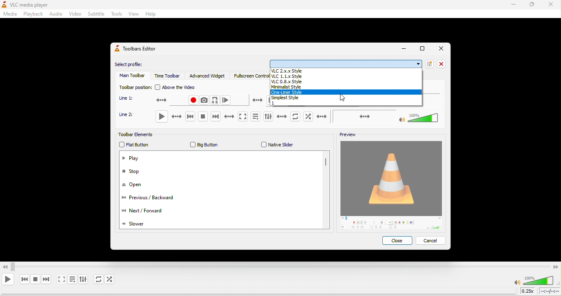 The height and width of the screenshot is (296, 561). What do you see at coordinates (134, 157) in the screenshot?
I see `play` at bounding box center [134, 157].